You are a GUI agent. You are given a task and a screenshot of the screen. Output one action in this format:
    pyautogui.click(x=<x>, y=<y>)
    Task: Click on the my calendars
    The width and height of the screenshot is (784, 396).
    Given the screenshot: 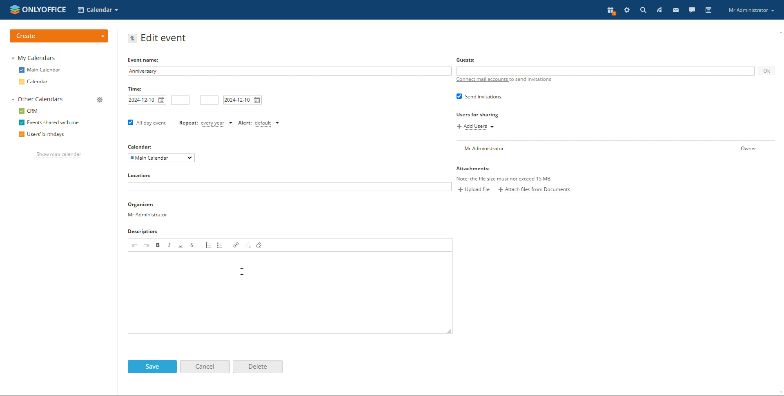 What is the action you would take?
    pyautogui.click(x=33, y=58)
    